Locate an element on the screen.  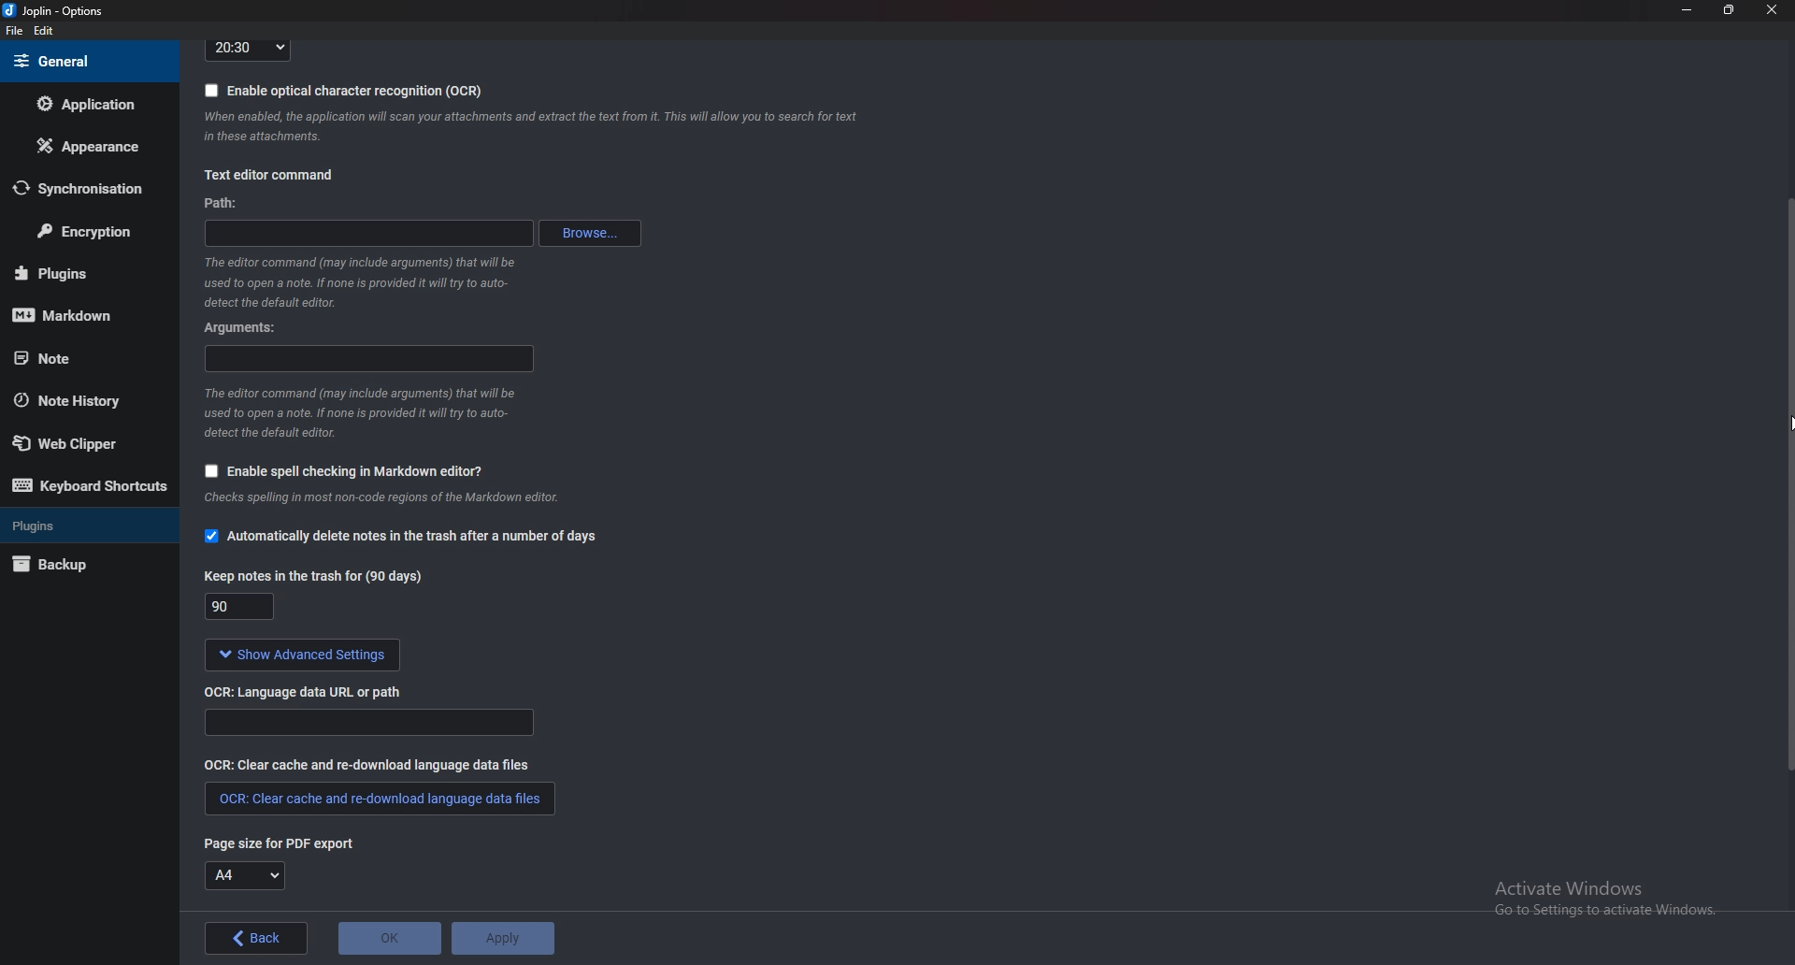
Edit is located at coordinates (43, 32).